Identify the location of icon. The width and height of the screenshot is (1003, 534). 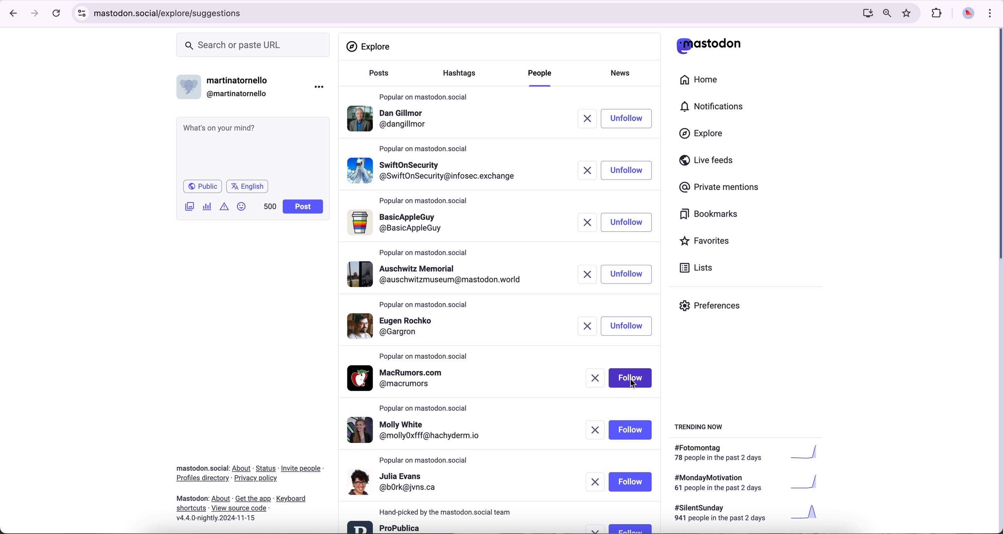
(225, 206).